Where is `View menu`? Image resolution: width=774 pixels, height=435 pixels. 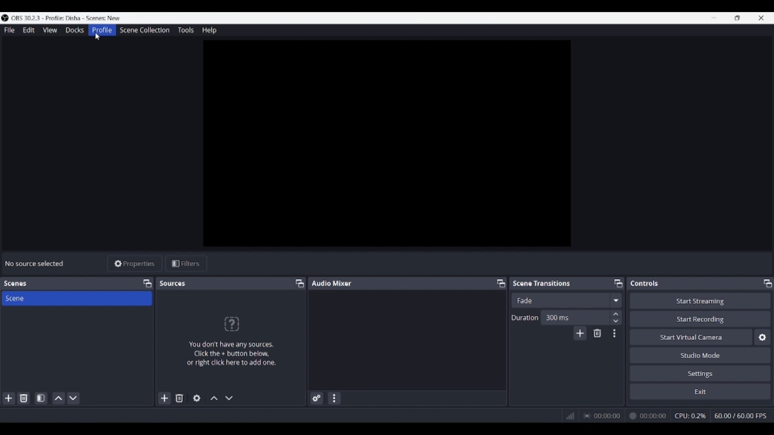 View menu is located at coordinates (50, 30).